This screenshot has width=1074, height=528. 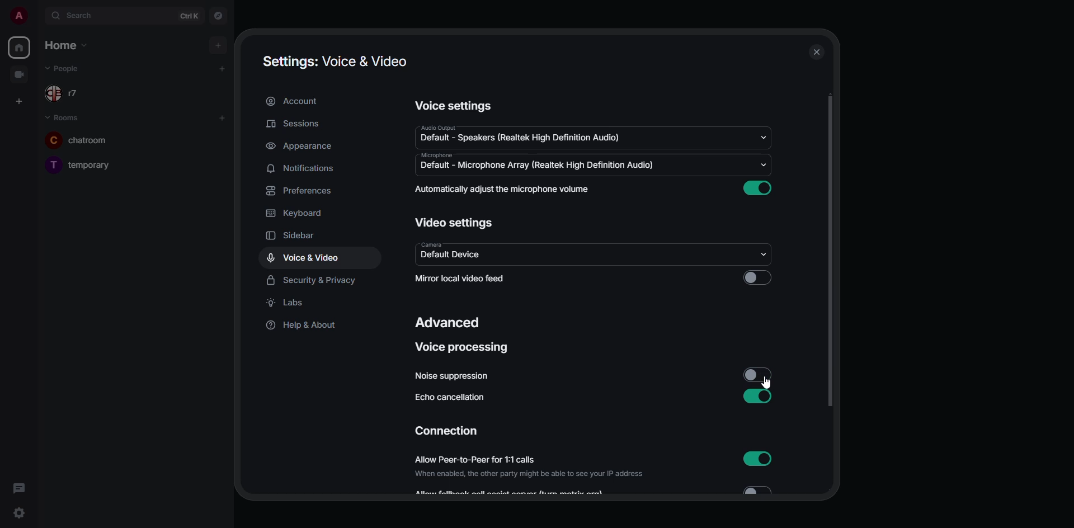 I want to click on enabled, so click(x=760, y=395).